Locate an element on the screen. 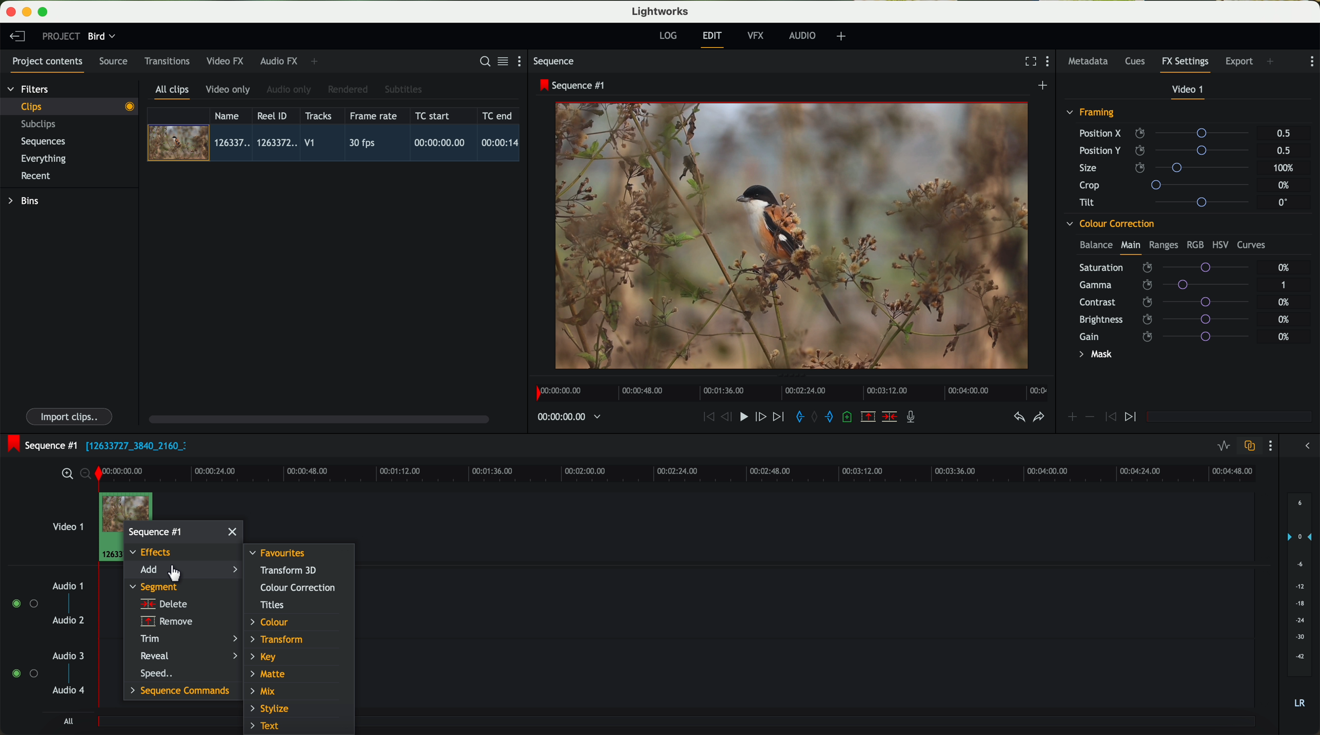 This screenshot has height=735, width=1320. redo is located at coordinates (1039, 418).